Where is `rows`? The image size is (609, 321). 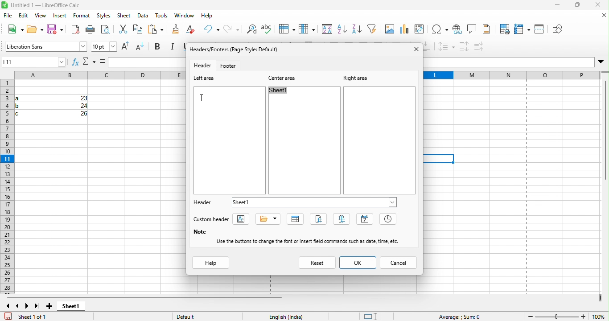 rows is located at coordinates (7, 187).